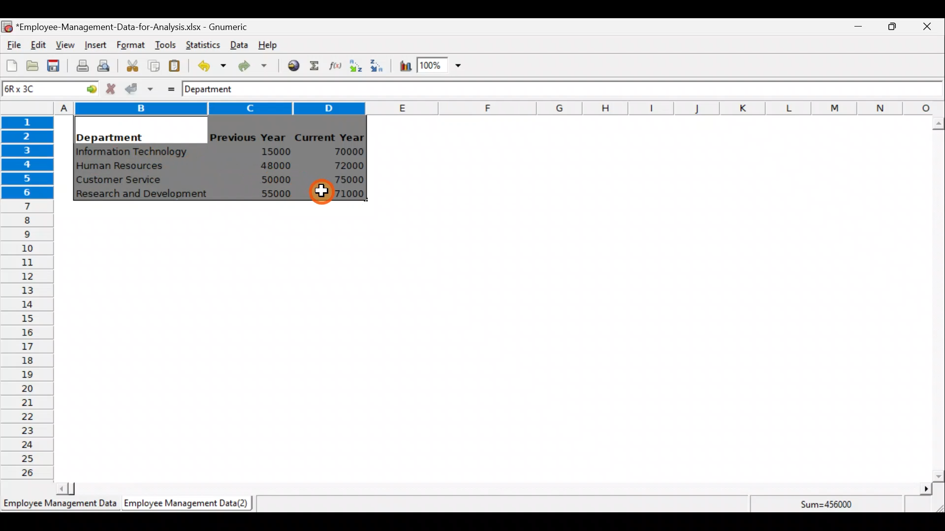 The height and width of the screenshot is (531, 945). Describe the element at coordinates (492, 489) in the screenshot. I see `Scroll bar` at that location.